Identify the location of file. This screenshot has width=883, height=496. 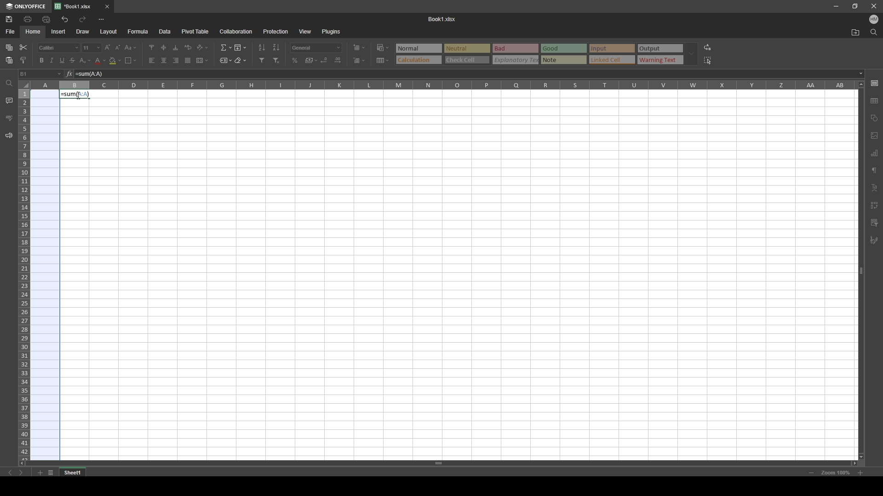
(11, 32).